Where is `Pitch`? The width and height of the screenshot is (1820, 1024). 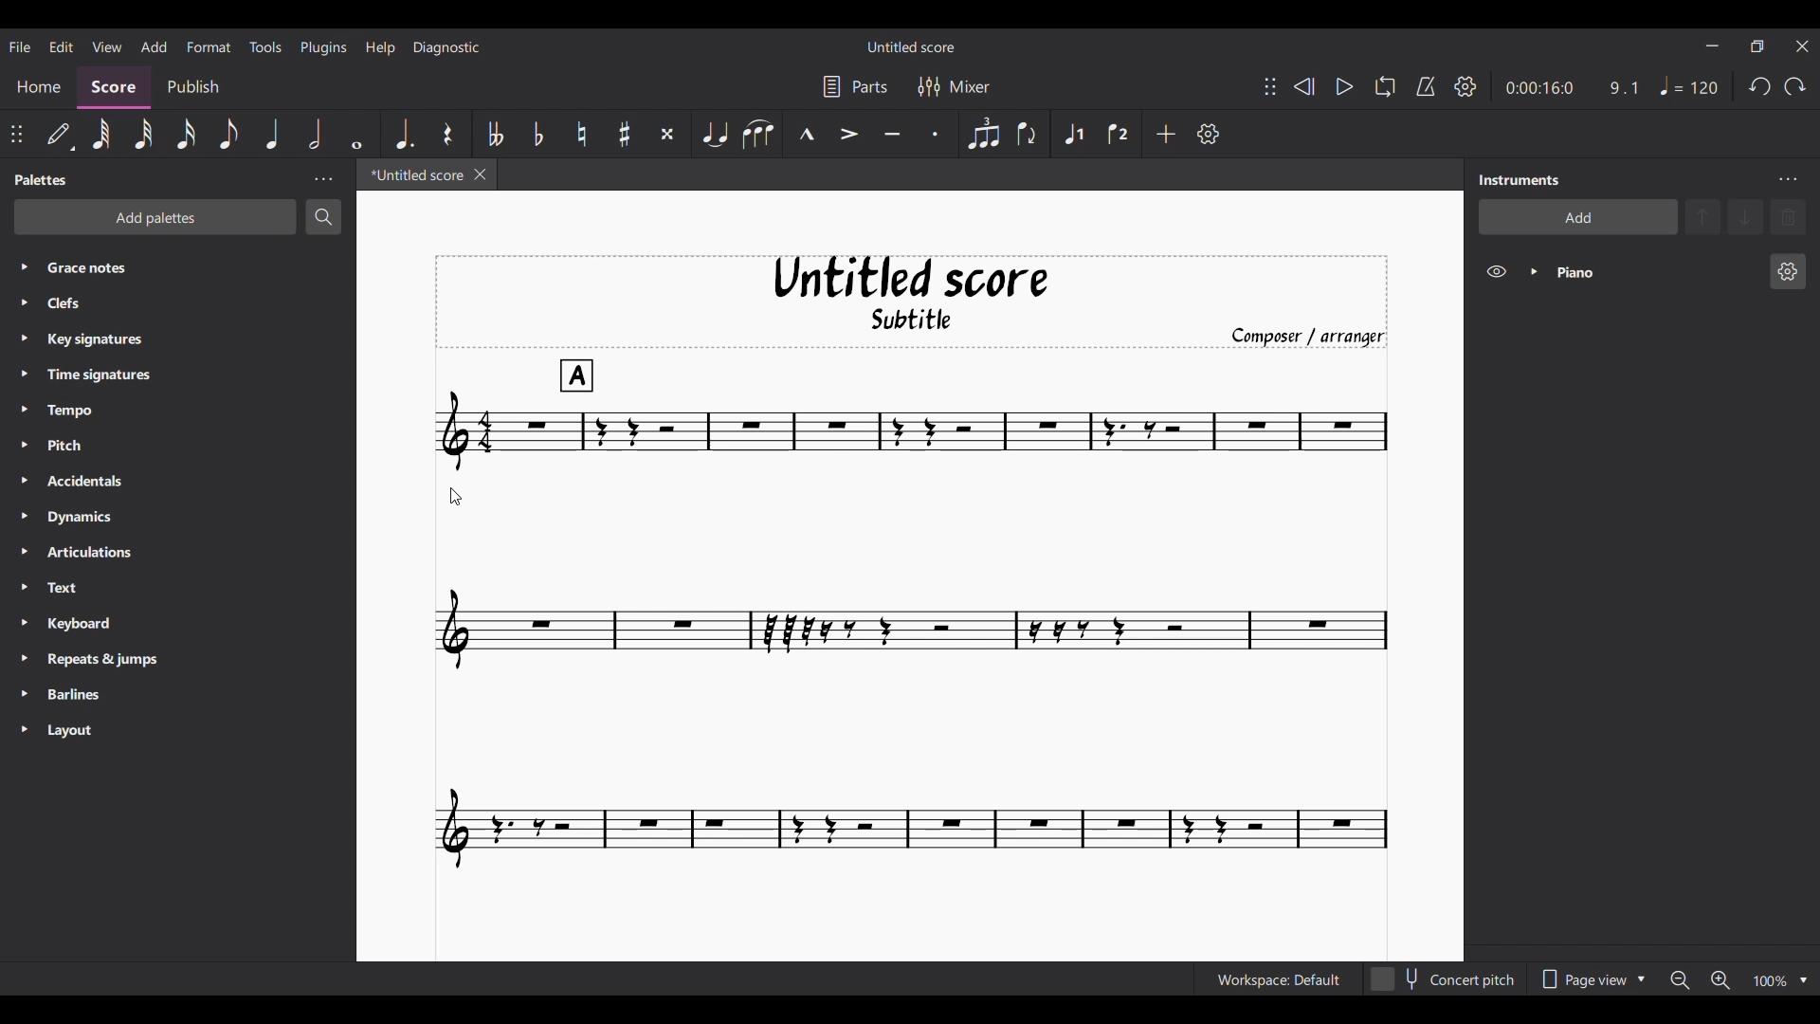
Pitch is located at coordinates (108, 444).